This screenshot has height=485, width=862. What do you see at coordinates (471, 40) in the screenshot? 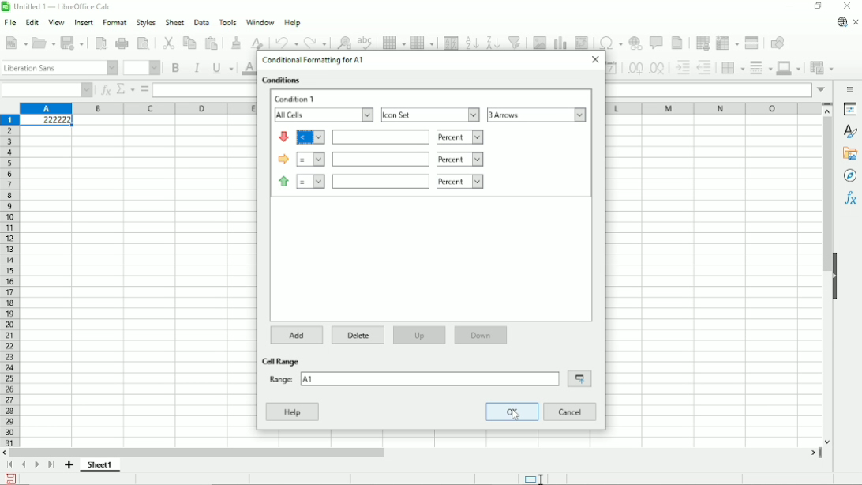
I see `Sort ascending` at bounding box center [471, 40].